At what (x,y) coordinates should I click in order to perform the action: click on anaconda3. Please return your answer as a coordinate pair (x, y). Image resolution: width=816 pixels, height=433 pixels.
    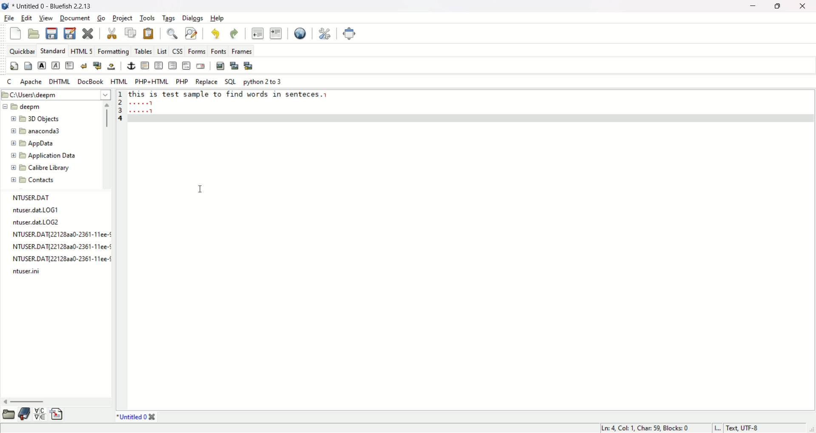
    Looking at the image, I should click on (52, 131).